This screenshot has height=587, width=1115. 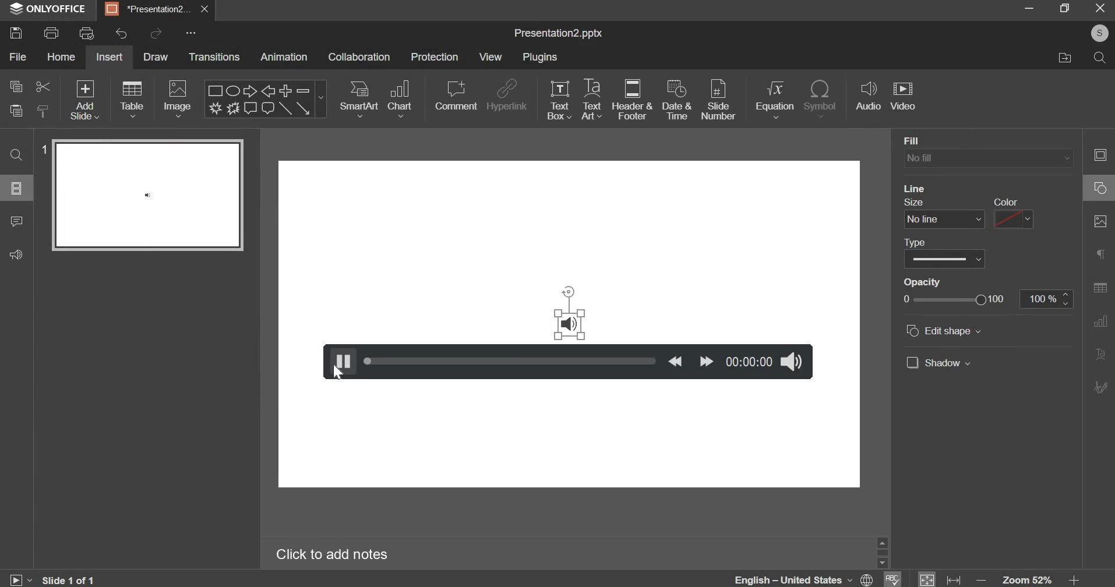 I want to click on slider, so click(x=511, y=360).